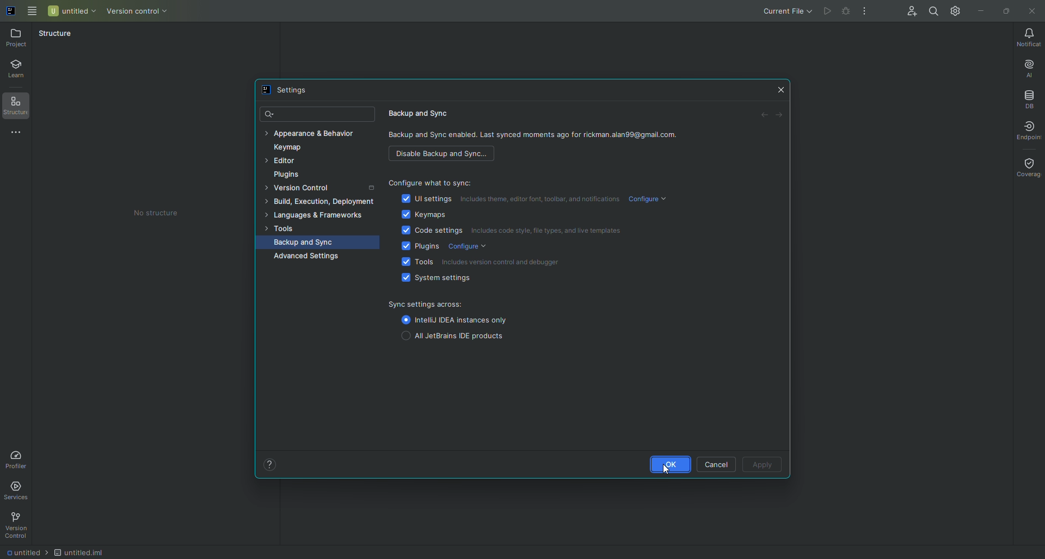 This screenshot has height=559, width=1045. Describe the element at coordinates (319, 188) in the screenshot. I see `Version Control` at that location.